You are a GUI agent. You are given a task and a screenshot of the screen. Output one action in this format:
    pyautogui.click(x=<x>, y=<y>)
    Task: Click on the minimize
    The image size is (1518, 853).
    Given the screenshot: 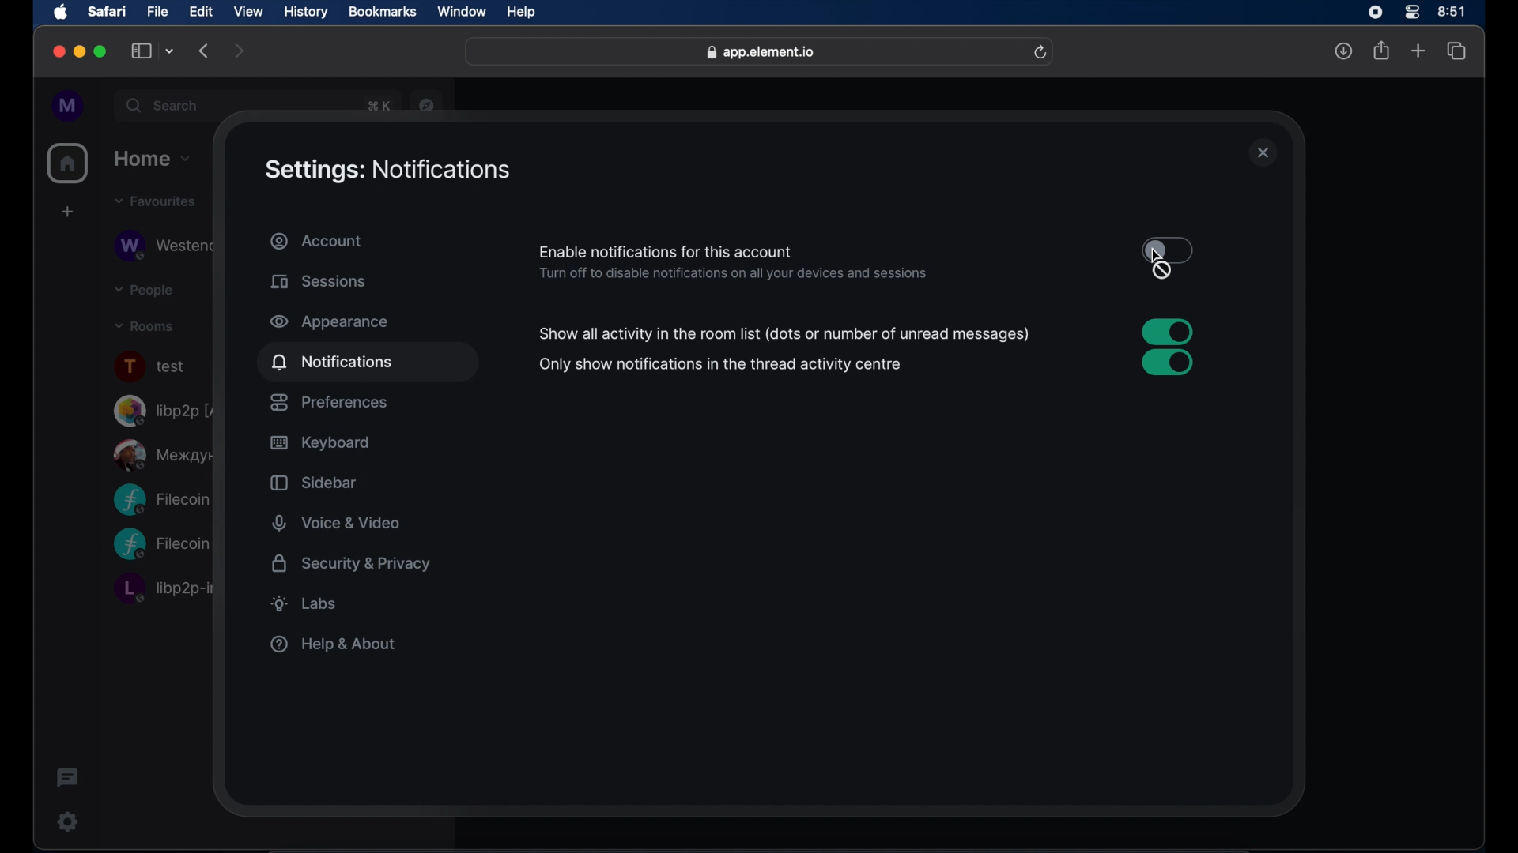 What is the action you would take?
    pyautogui.click(x=80, y=51)
    